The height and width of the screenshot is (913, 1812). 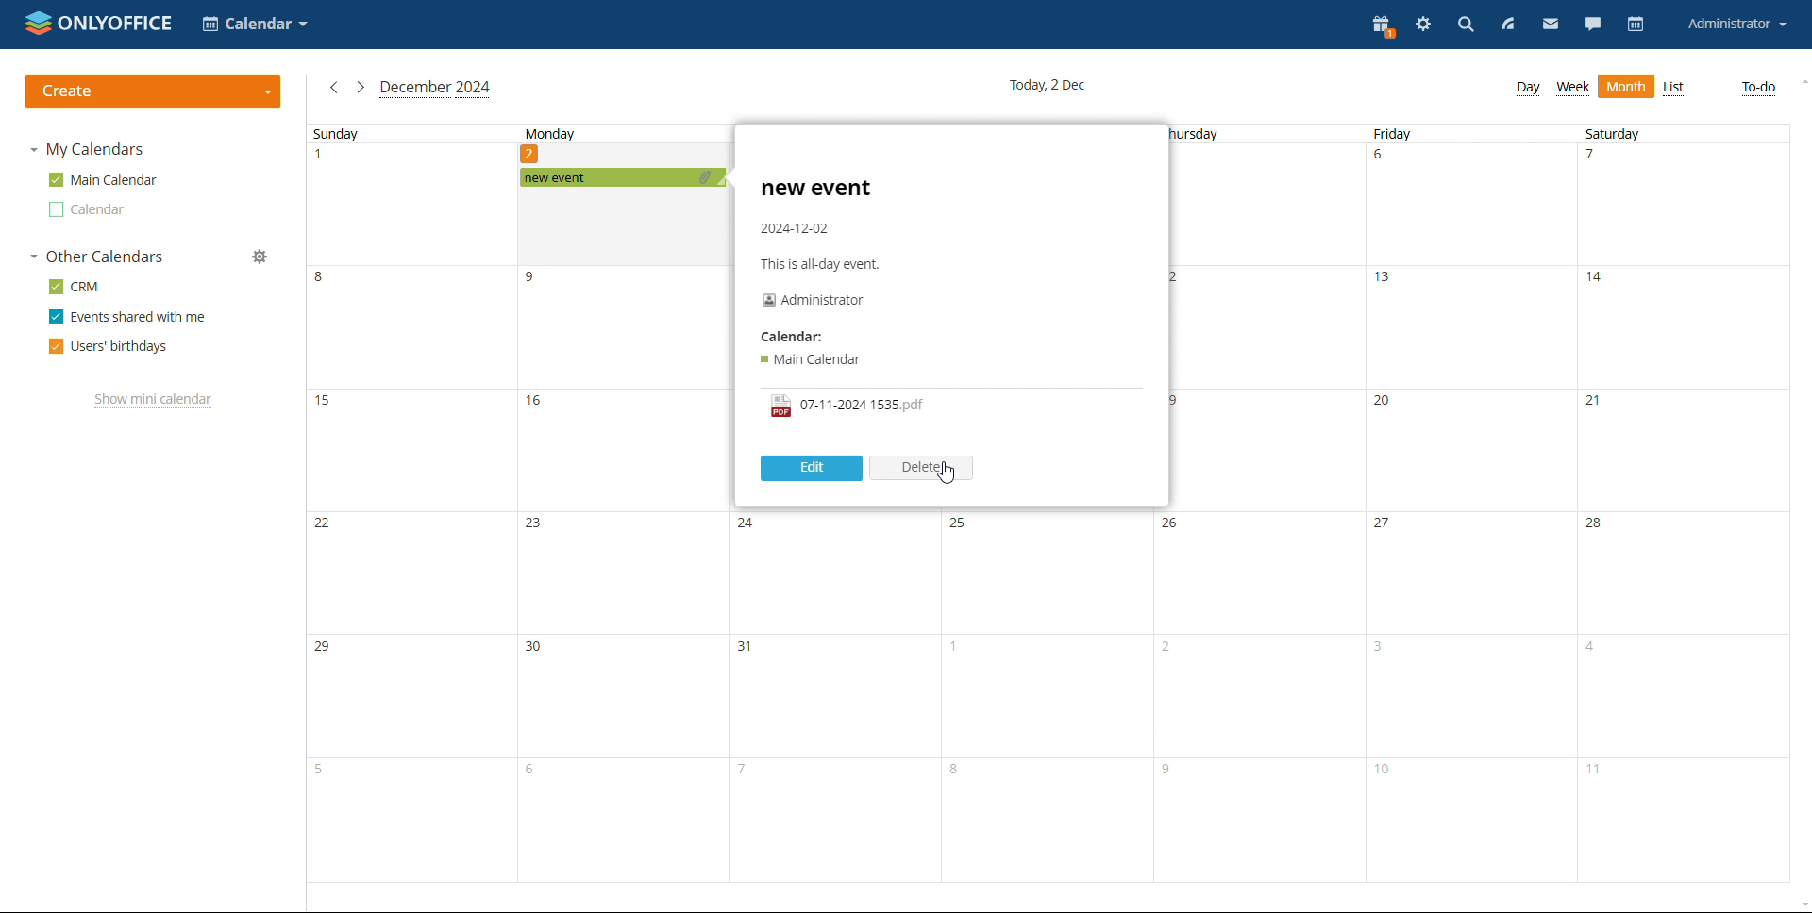 What do you see at coordinates (1591, 652) in the screenshot?
I see `4` at bounding box center [1591, 652].